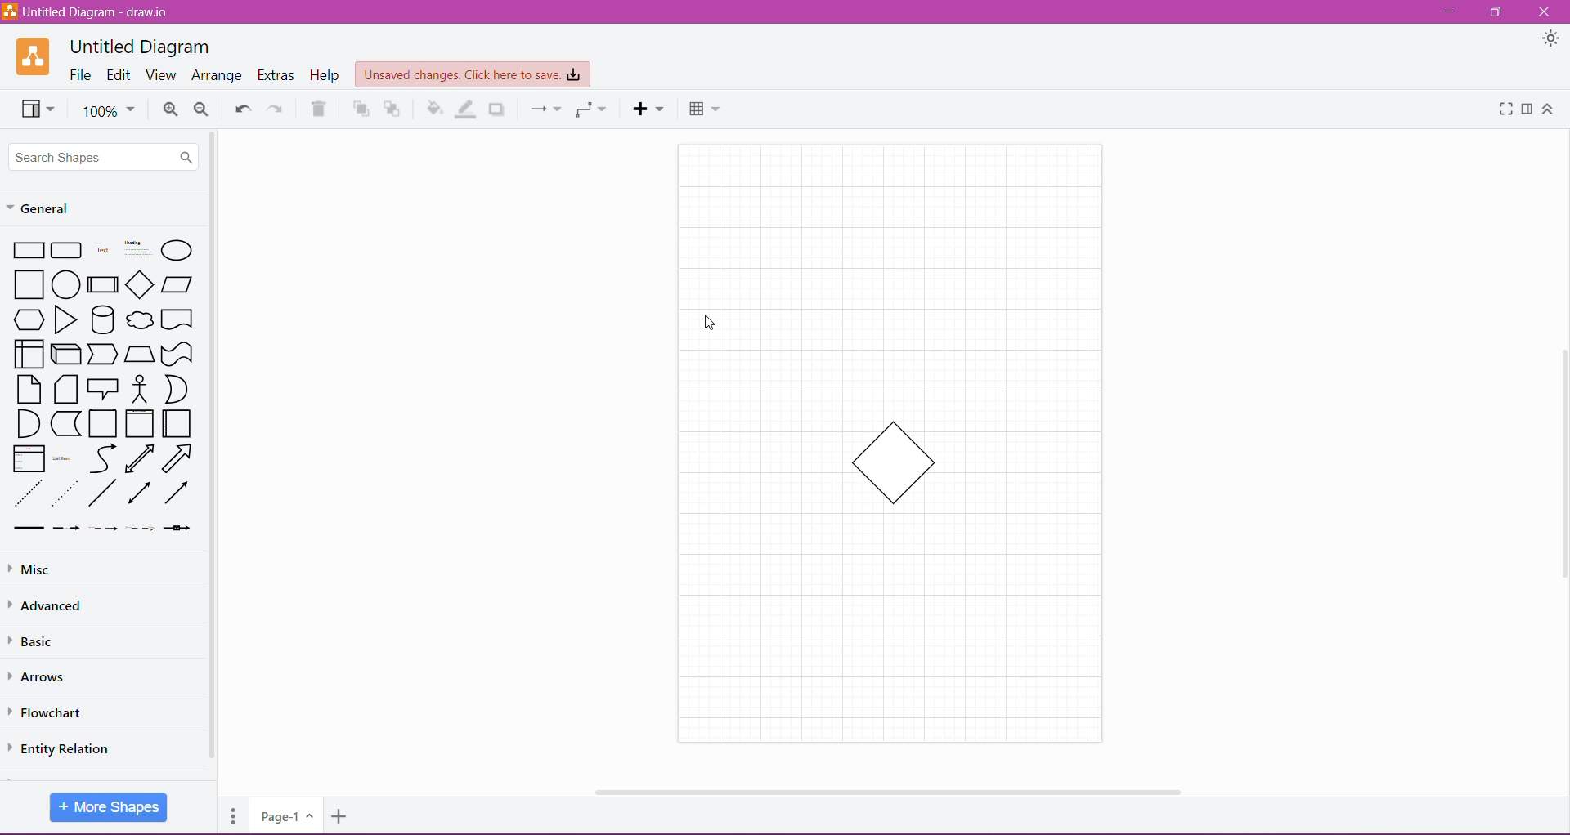 Image resolution: width=1570 pixels, height=835 pixels. Describe the element at coordinates (1505, 109) in the screenshot. I see `Fullscreen` at that location.